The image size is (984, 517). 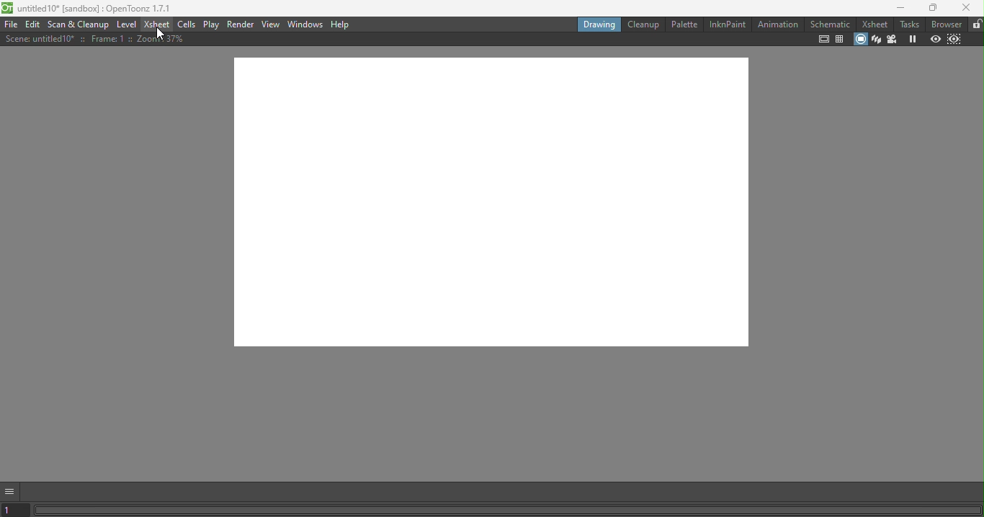 What do you see at coordinates (11, 25) in the screenshot?
I see `File` at bounding box center [11, 25].